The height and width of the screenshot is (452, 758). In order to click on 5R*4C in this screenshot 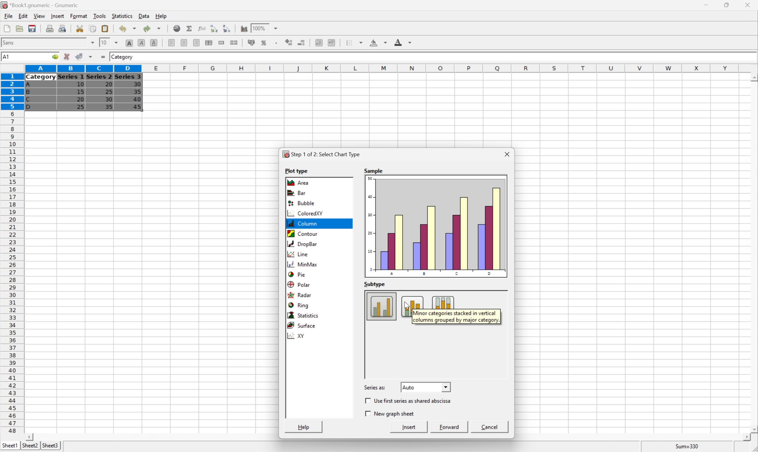, I will do `click(13, 58)`.